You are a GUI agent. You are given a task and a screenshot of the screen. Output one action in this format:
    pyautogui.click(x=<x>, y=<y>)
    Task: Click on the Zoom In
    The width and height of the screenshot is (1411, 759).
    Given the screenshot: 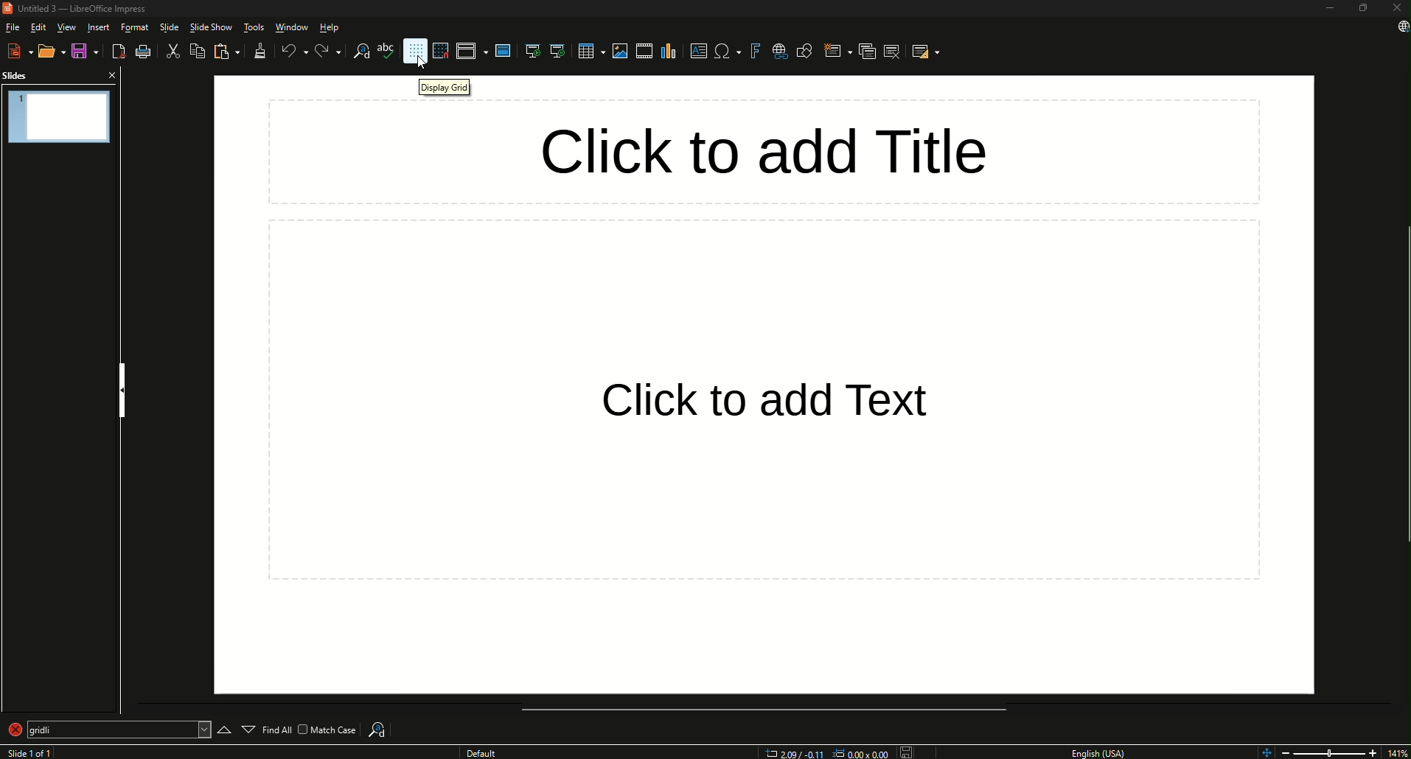 What is the action you would take?
    pyautogui.click(x=1371, y=752)
    